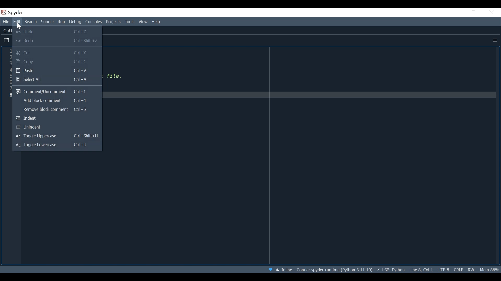 The width and height of the screenshot is (501, 281). Describe the element at coordinates (87, 41) in the screenshot. I see `Ctrl+Shift+Z` at that location.